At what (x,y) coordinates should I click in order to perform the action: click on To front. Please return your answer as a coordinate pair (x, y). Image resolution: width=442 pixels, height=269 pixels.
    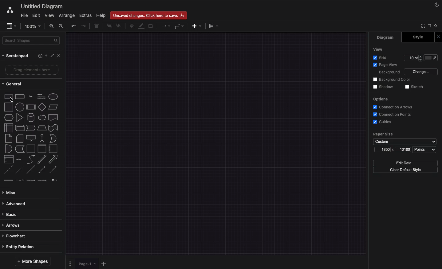
    Looking at the image, I should click on (108, 27).